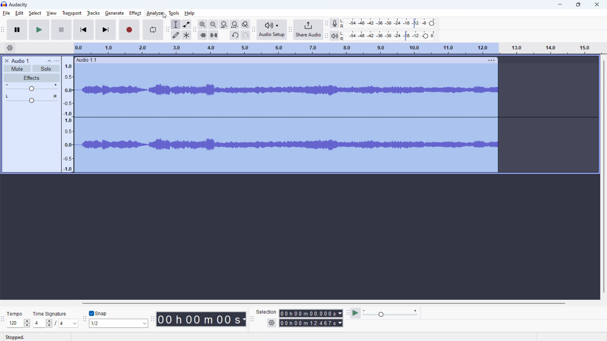 The height and width of the screenshot is (341, 607). Describe the element at coordinates (203, 35) in the screenshot. I see `trim audio outside selection` at that location.